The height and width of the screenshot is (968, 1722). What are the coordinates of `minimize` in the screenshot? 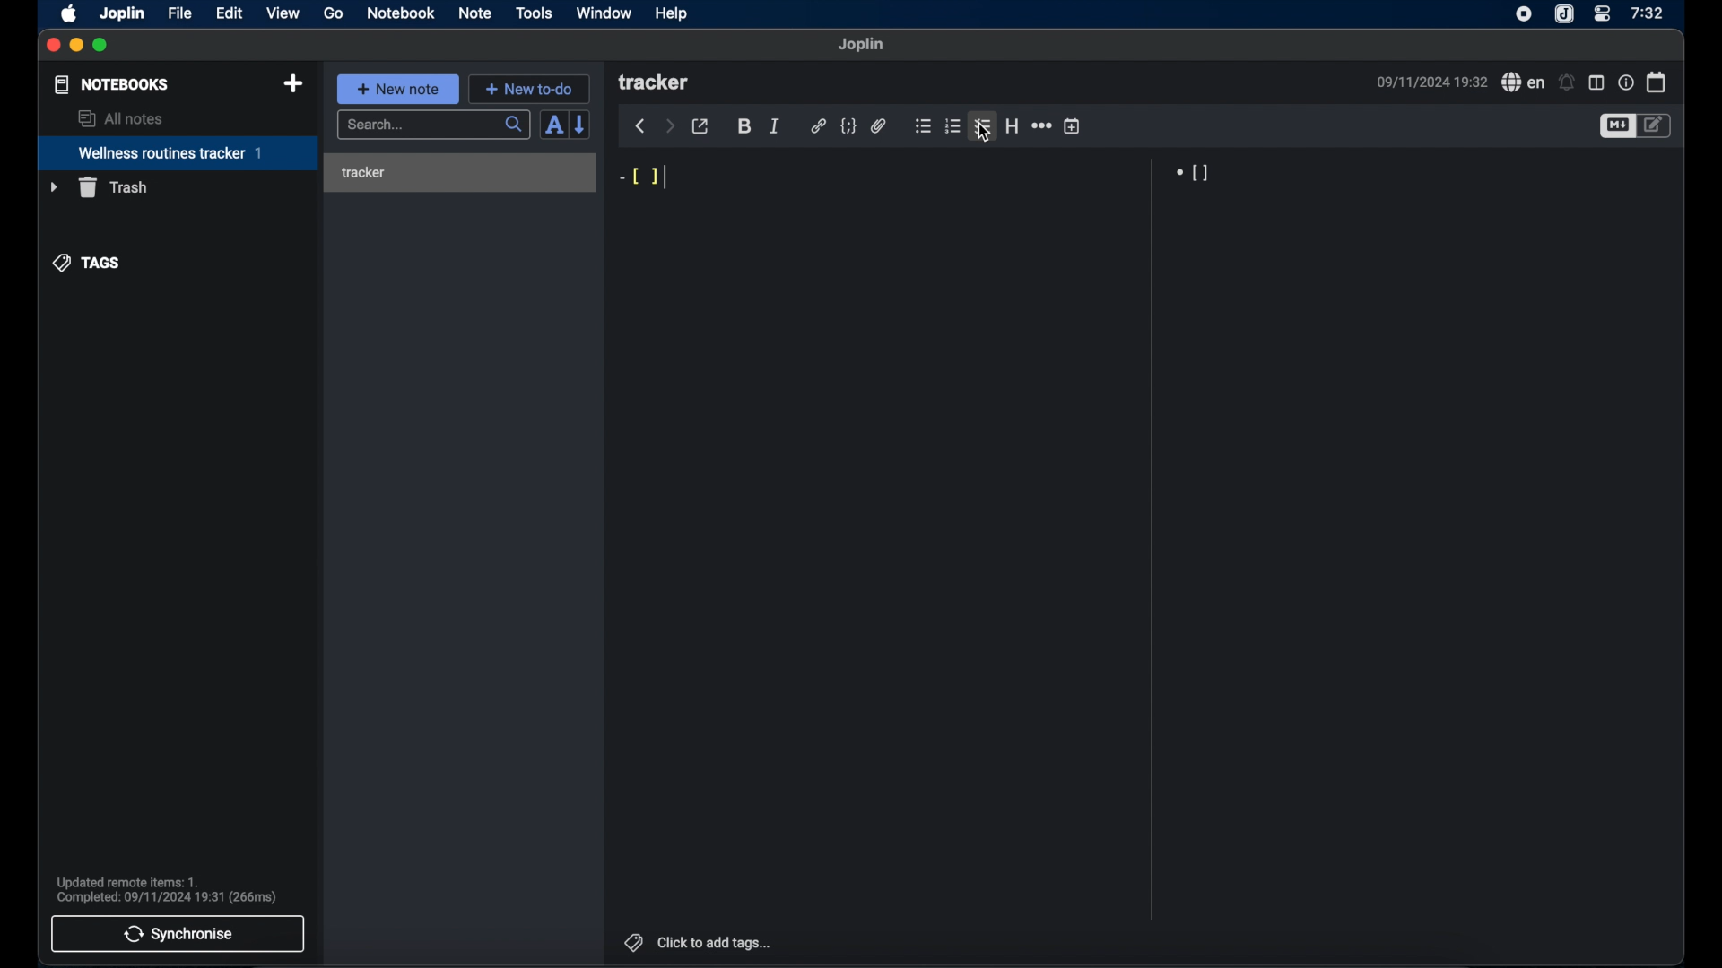 It's located at (77, 46).